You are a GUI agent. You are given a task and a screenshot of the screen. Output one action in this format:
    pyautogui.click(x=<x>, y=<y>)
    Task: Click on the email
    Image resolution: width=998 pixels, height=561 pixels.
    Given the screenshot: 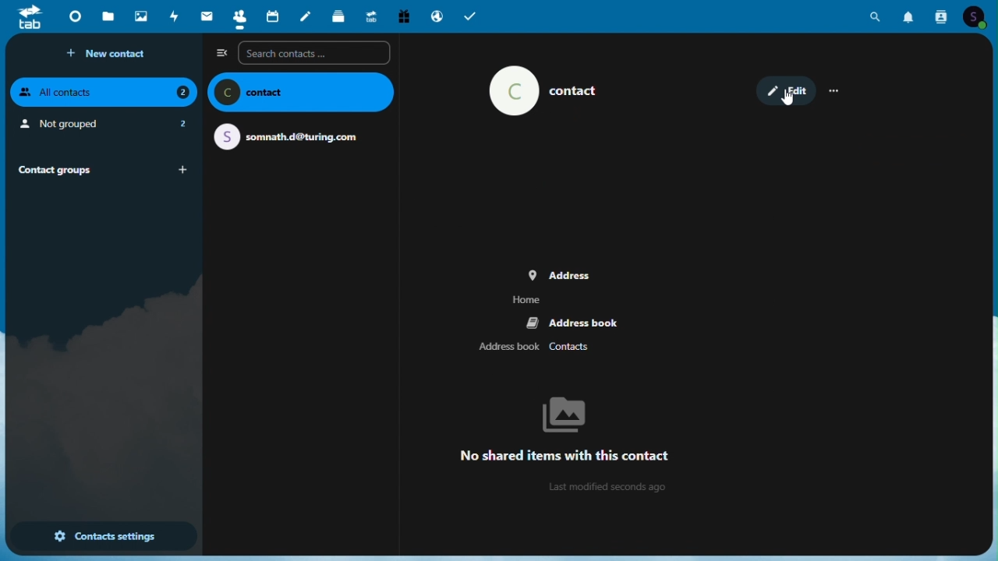 What is the action you would take?
    pyautogui.click(x=292, y=136)
    